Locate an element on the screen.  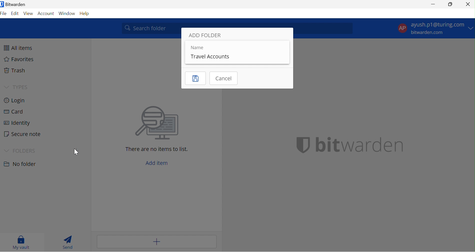
Edit is located at coordinates (15, 13).